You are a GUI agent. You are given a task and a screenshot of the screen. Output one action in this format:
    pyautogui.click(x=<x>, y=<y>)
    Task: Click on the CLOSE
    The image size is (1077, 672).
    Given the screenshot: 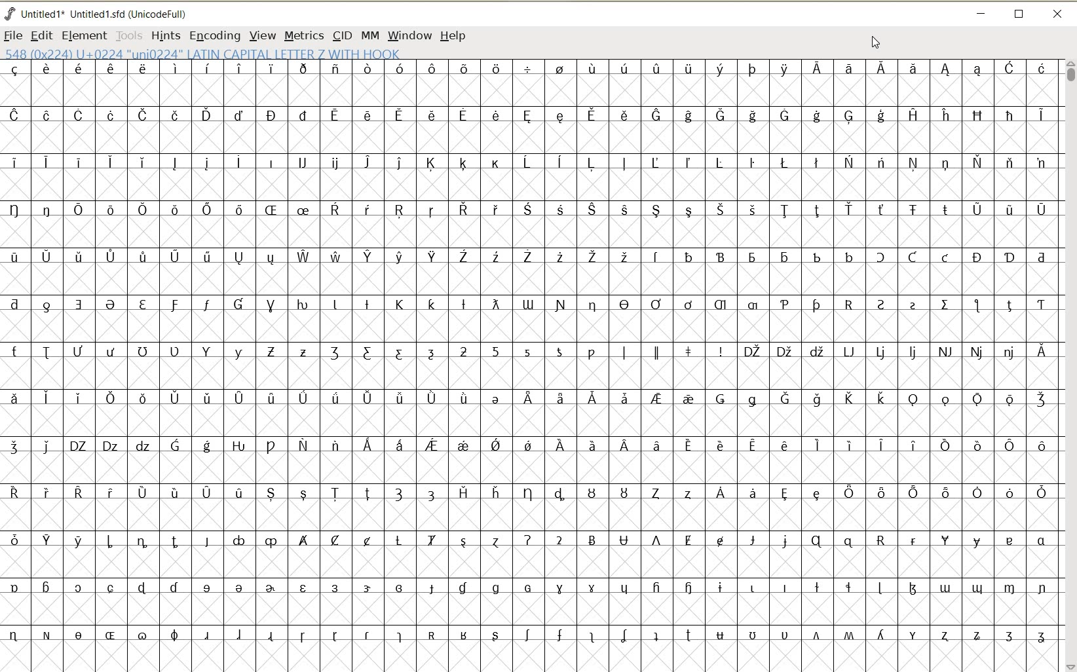 What is the action you would take?
    pyautogui.click(x=1059, y=15)
    